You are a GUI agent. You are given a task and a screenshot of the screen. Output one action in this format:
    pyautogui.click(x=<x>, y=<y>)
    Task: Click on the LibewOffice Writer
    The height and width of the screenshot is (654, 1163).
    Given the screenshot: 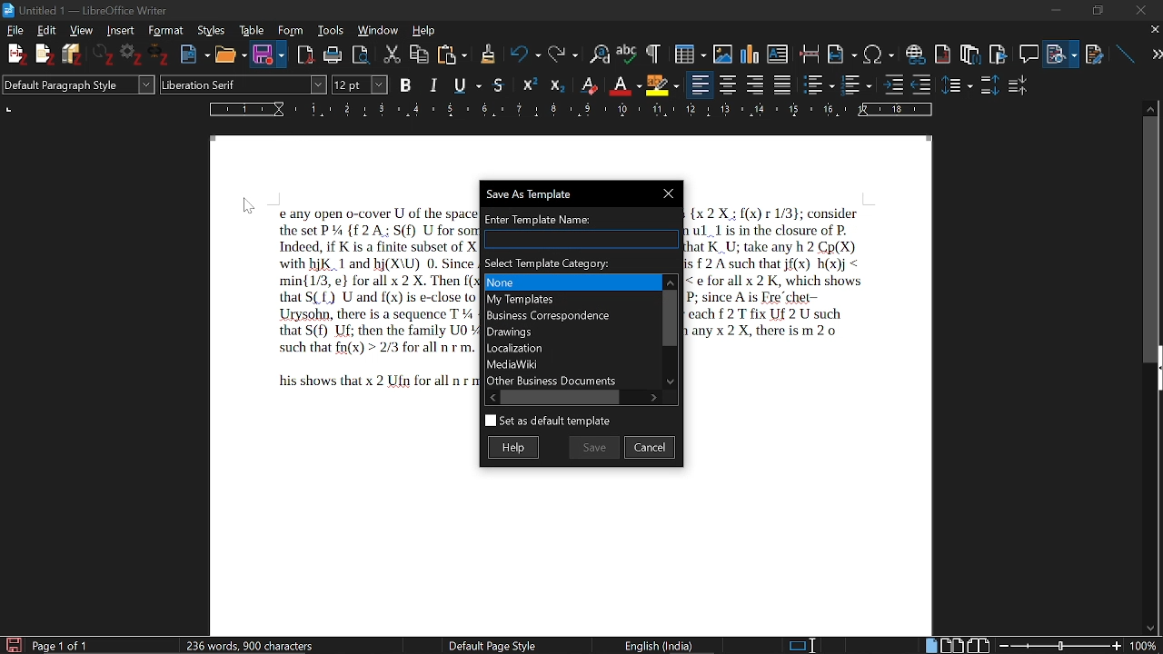 What is the action you would take?
    pyautogui.click(x=8, y=9)
    